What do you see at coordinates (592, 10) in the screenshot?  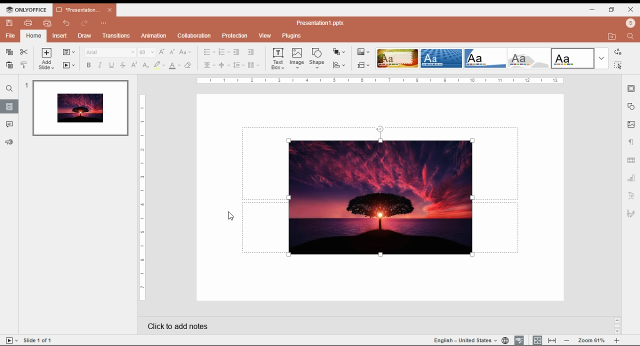 I see `minimize` at bounding box center [592, 10].